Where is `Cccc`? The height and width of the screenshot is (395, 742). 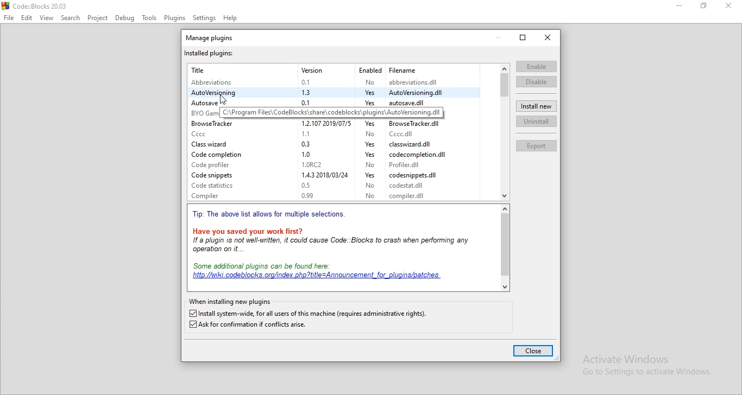
Cccc is located at coordinates (217, 133).